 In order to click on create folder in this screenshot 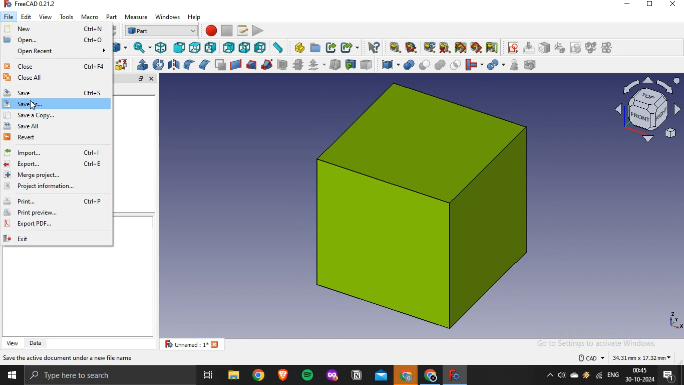, I will do `click(315, 48)`.